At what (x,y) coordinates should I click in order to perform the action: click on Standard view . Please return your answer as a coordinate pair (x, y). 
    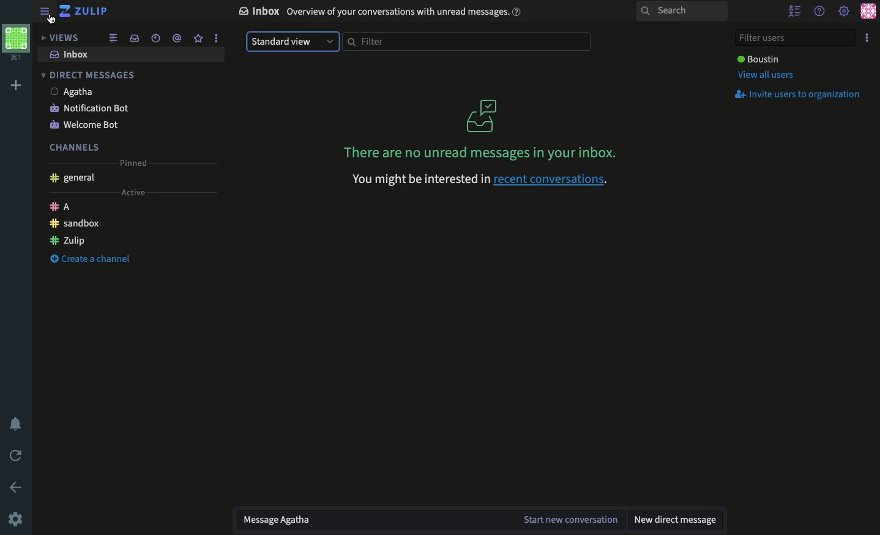
    Looking at the image, I should click on (292, 42).